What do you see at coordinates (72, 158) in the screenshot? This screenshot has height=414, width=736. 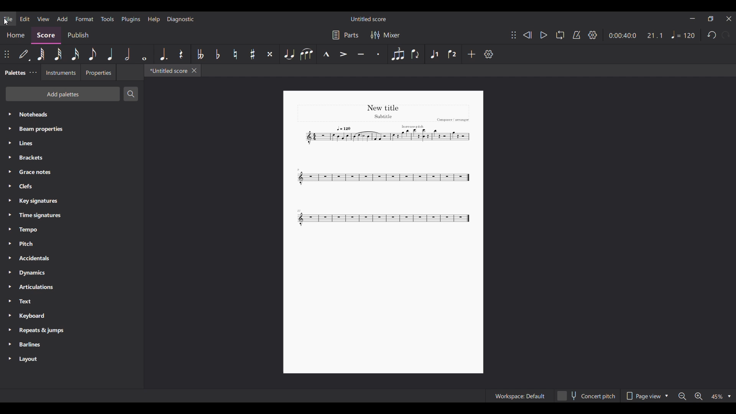 I see `Brackets` at bounding box center [72, 158].